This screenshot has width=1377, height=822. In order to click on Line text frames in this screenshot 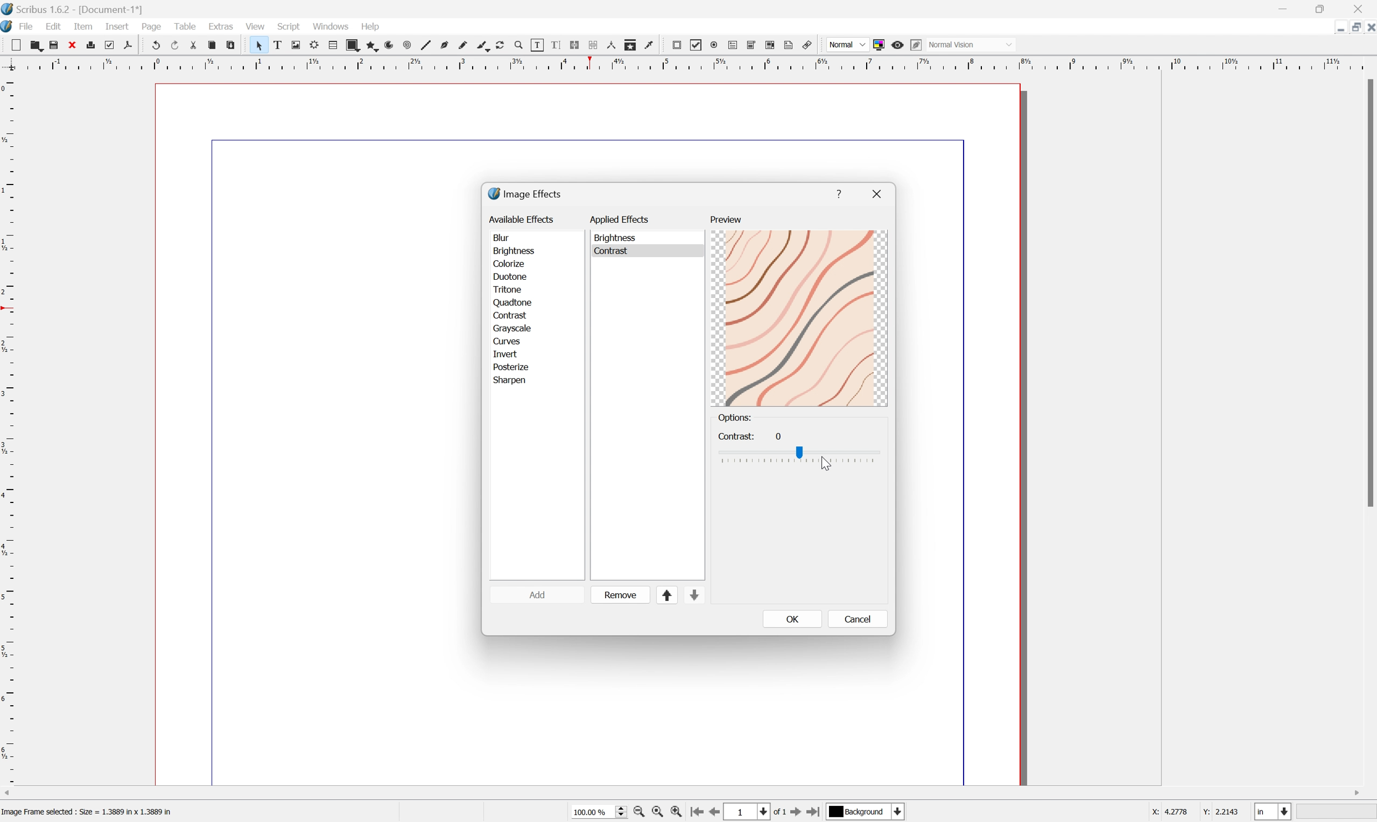, I will do `click(575, 44)`.